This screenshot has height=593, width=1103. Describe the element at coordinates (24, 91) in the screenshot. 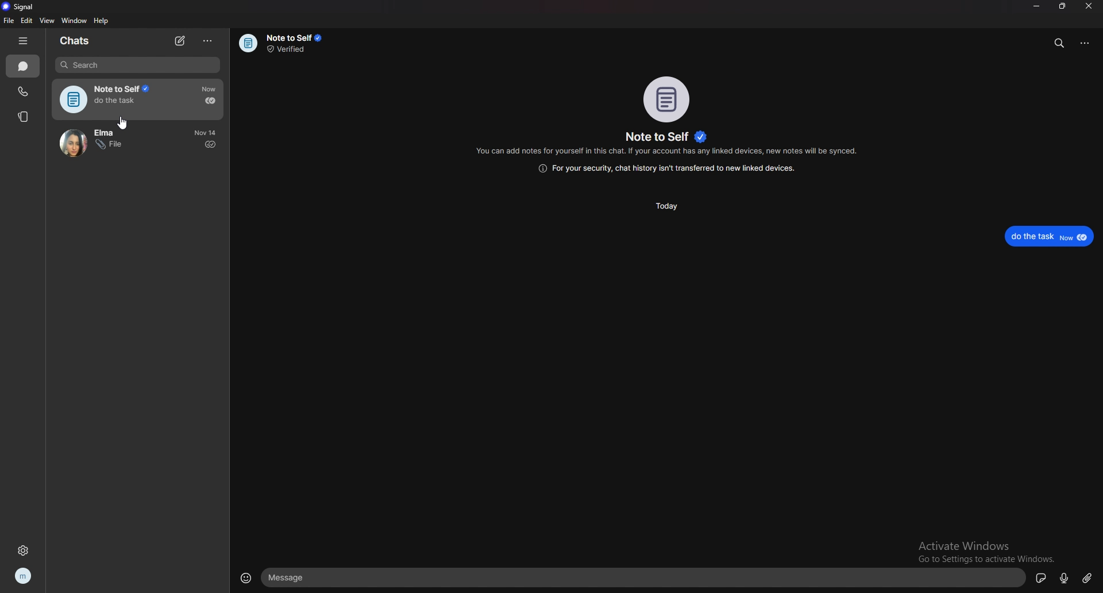

I see `calls` at that location.